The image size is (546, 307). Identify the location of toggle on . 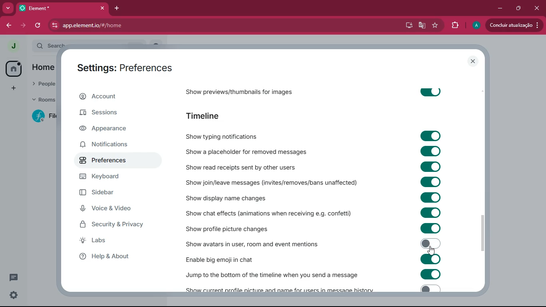
(430, 167).